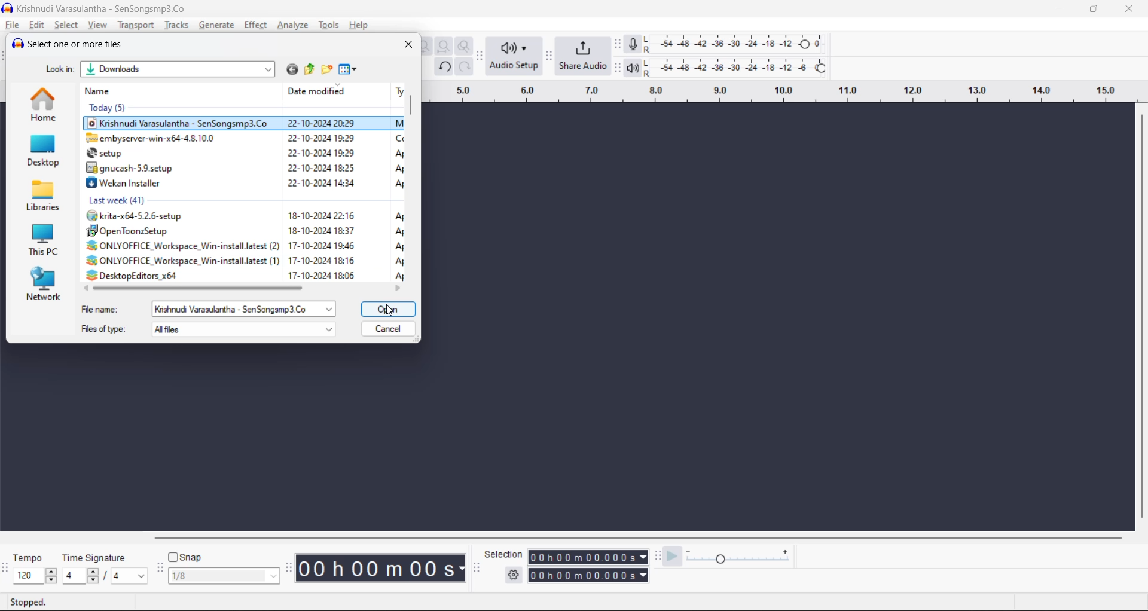 The width and height of the screenshot is (1148, 611). I want to click on playback speed, so click(738, 555).